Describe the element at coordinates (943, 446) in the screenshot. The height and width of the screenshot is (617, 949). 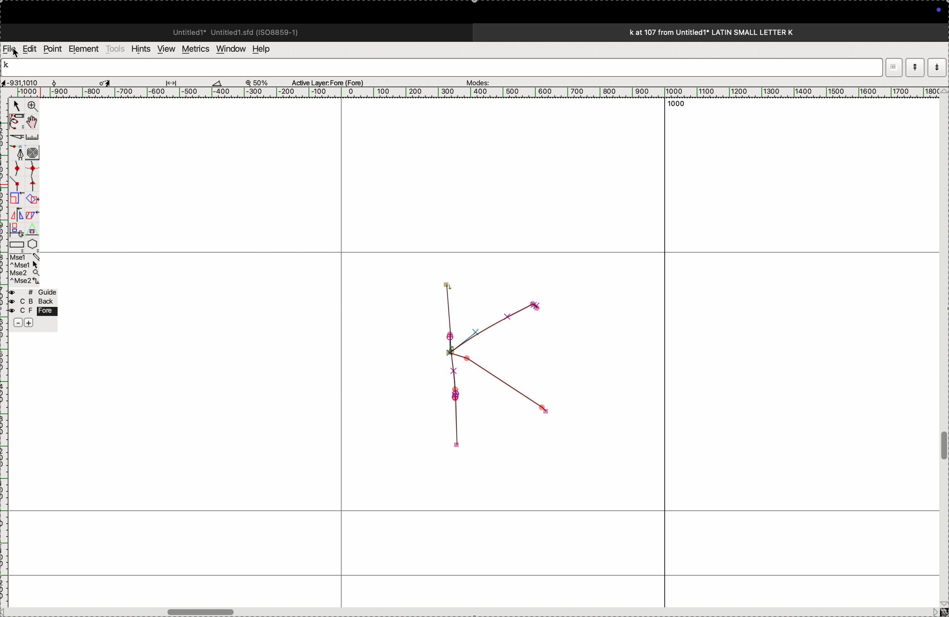
I see `toggle` at that location.